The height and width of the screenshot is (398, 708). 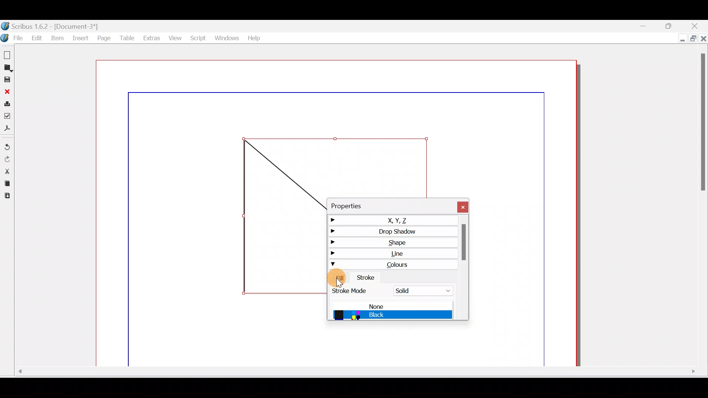 What do you see at coordinates (58, 25) in the screenshot?
I see `Document name` at bounding box center [58, 25].